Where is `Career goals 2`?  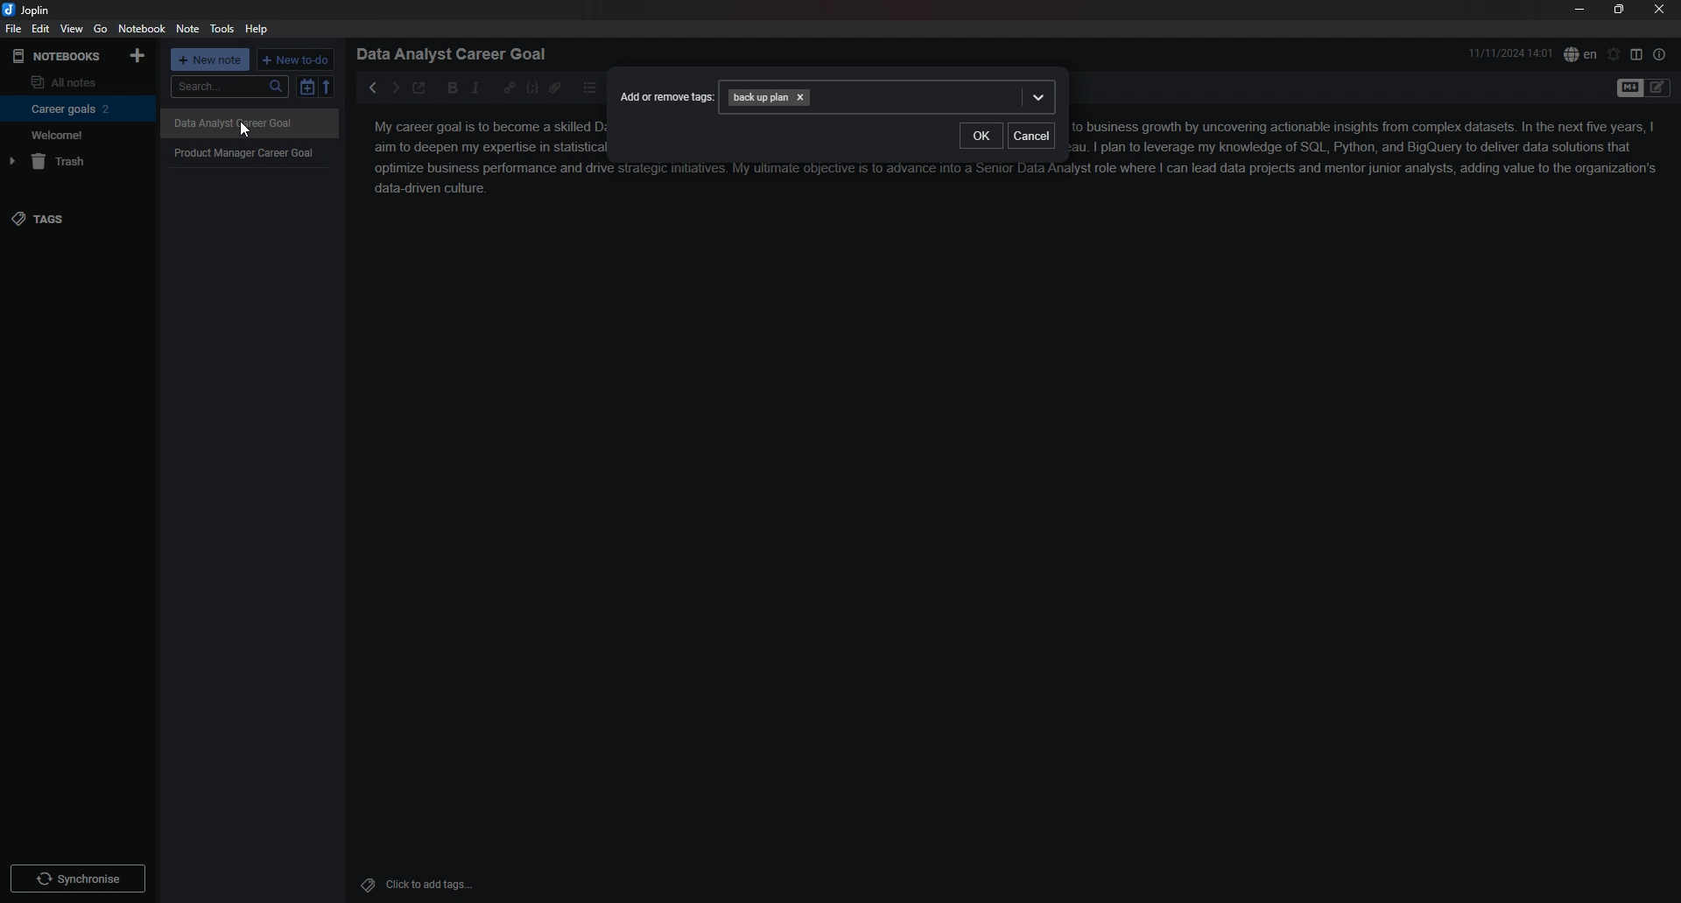 Career goals 2 is located at coordinates (74, 108).